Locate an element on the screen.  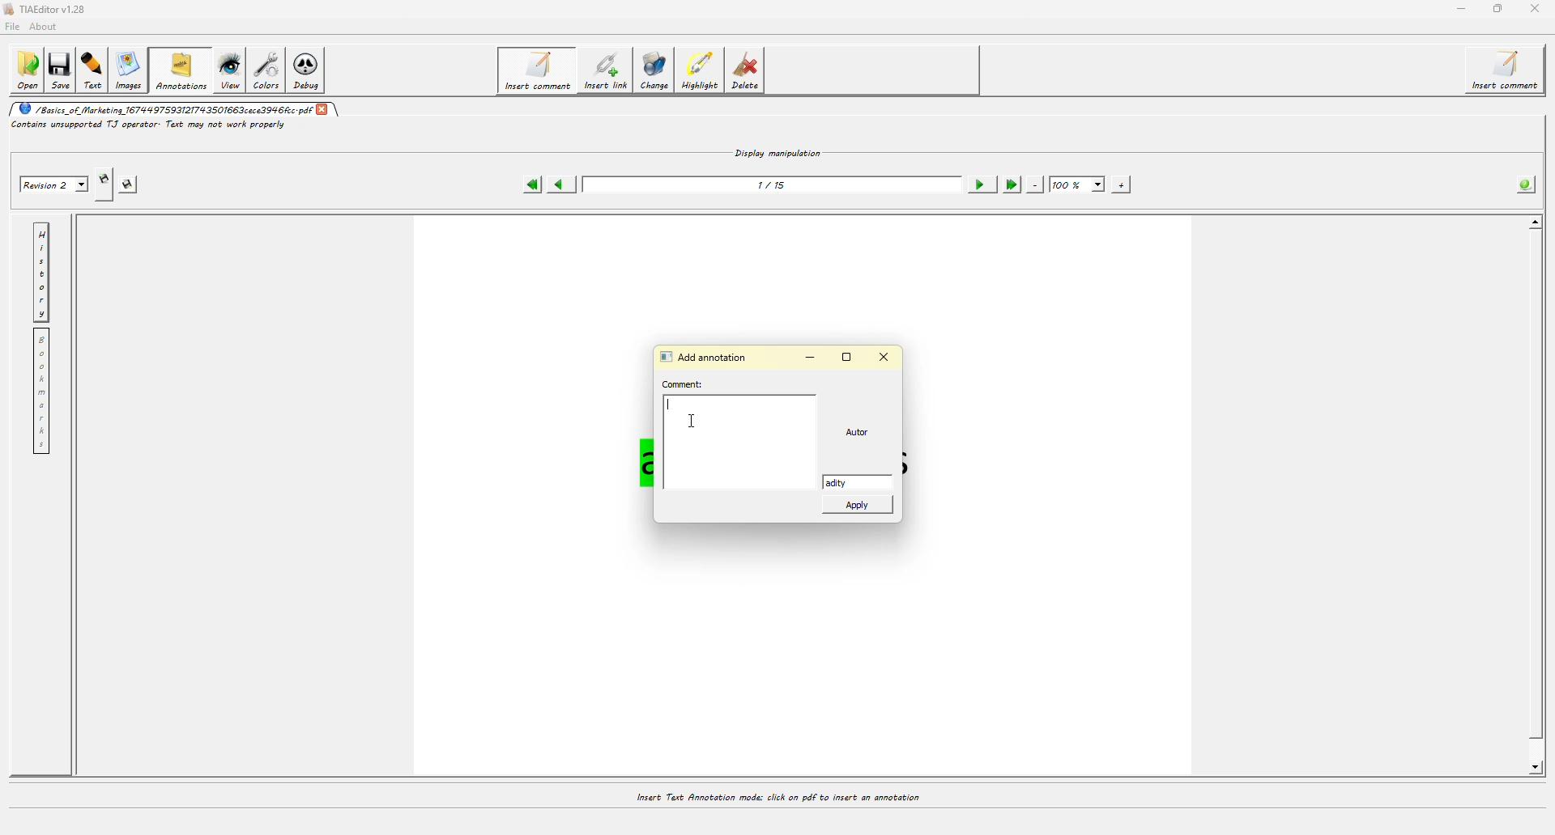
bookmarks is located at coordinates (40, 392).